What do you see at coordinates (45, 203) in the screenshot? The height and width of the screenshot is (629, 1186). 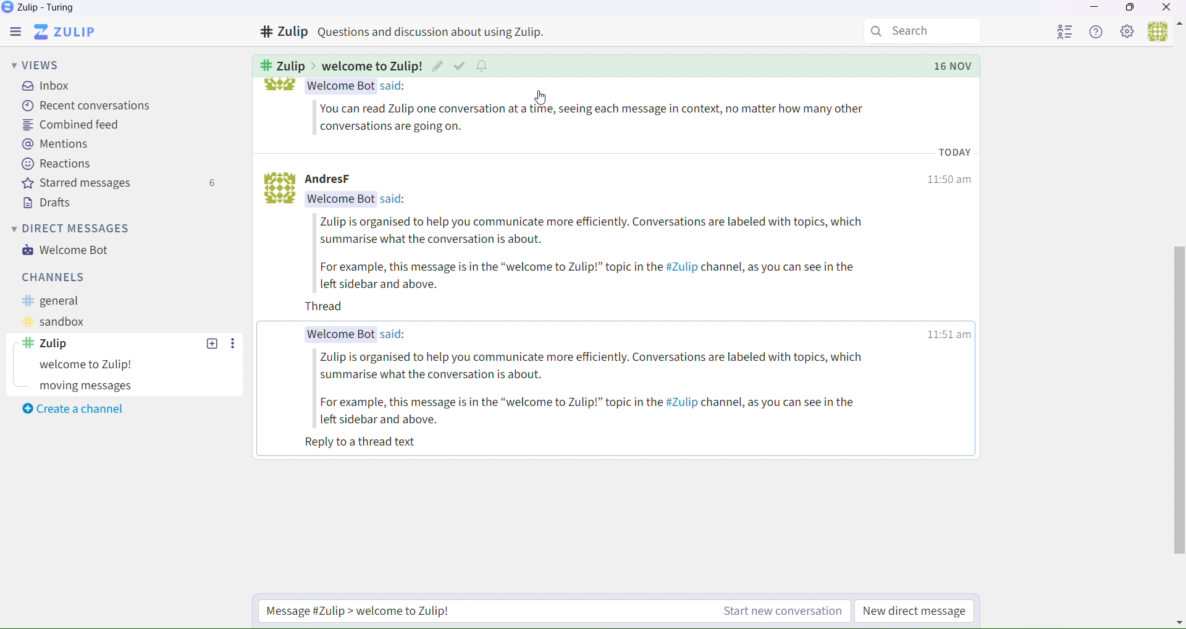 I see `Drafts` at bounding box center [45, 203].